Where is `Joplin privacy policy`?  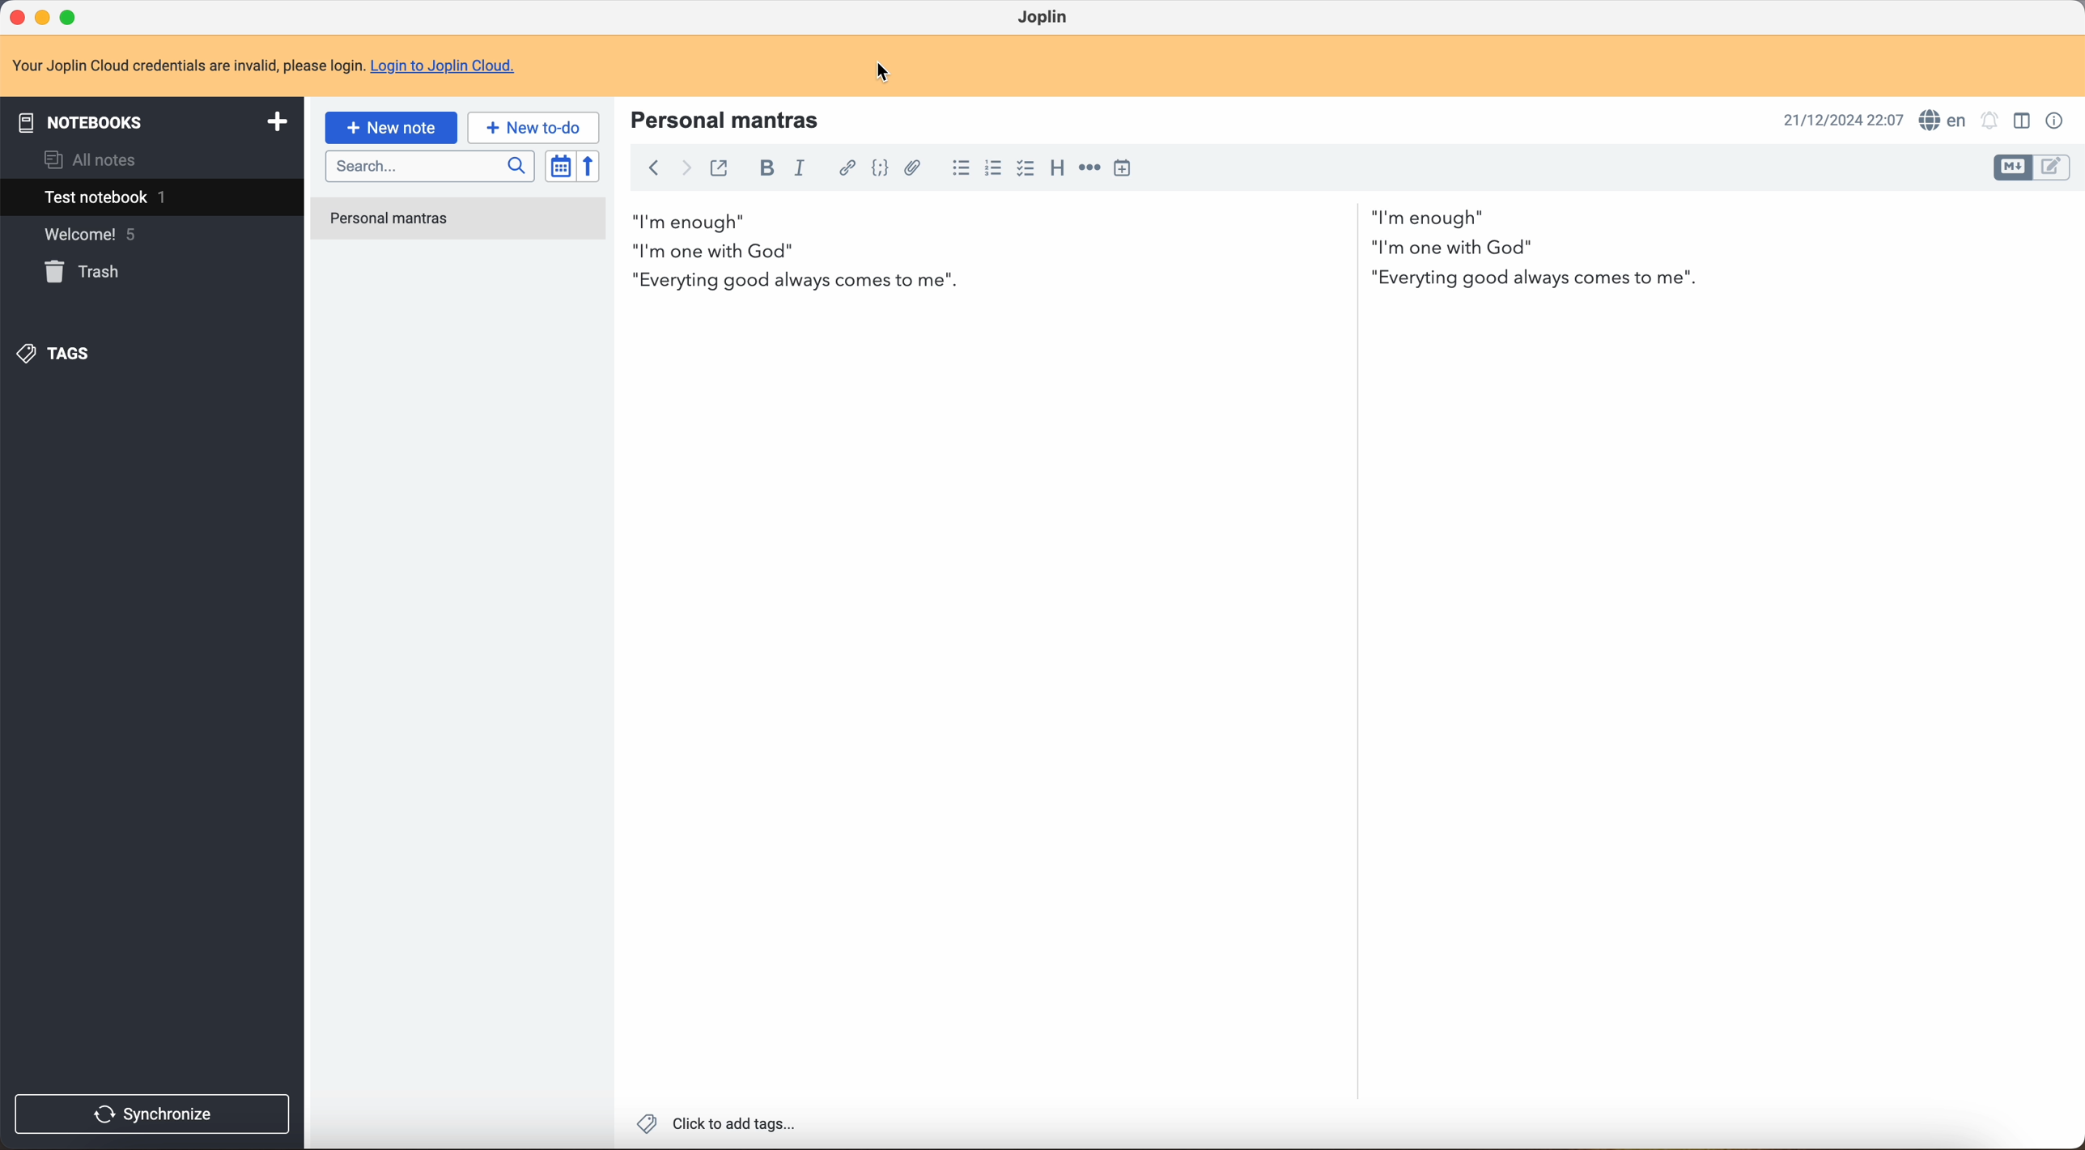 Joplin privacy policy is located at coordinates (408, 389).